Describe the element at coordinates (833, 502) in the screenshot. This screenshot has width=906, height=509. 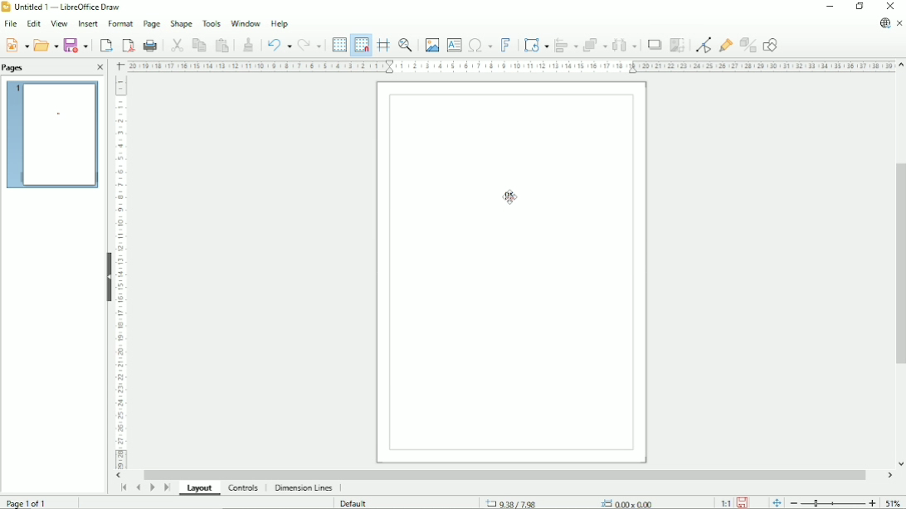
I see `Zoom out/in` at that location.